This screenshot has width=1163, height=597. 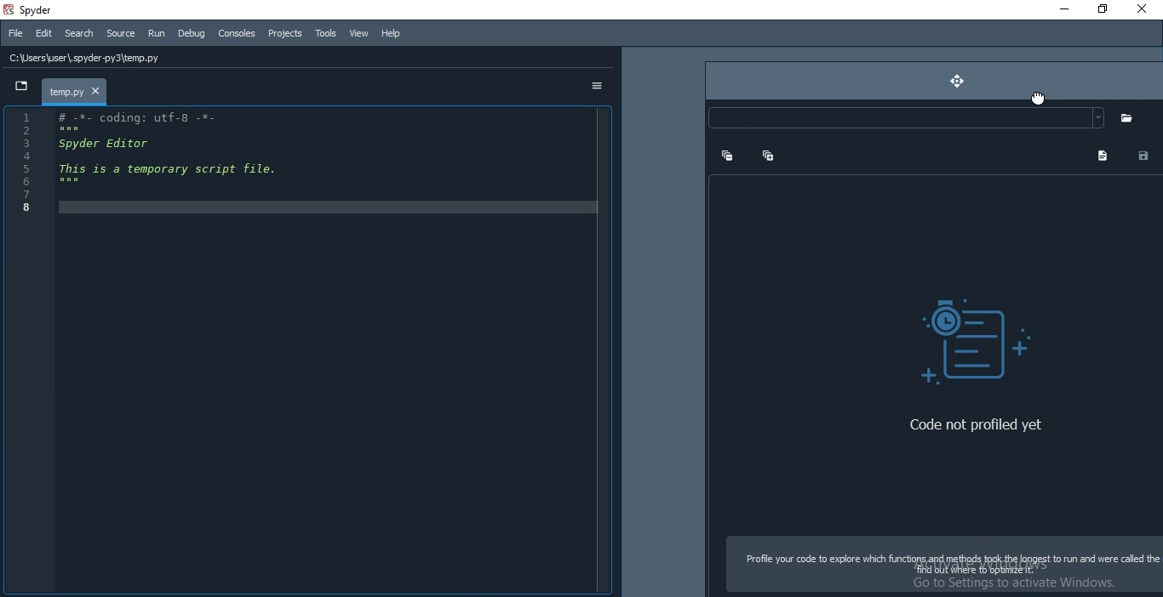 I want to click on file tab, so click(x=83, y=91).